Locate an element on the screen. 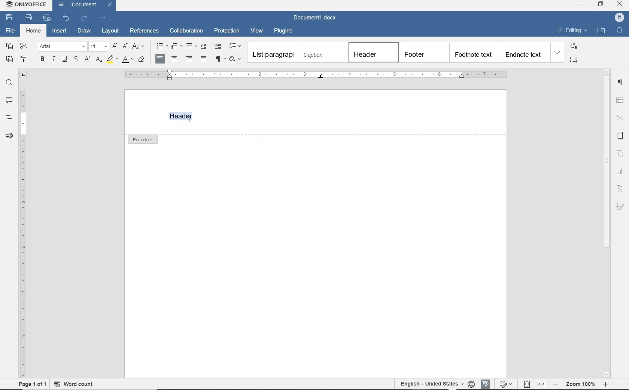  close is located at coordinates (110, 4).